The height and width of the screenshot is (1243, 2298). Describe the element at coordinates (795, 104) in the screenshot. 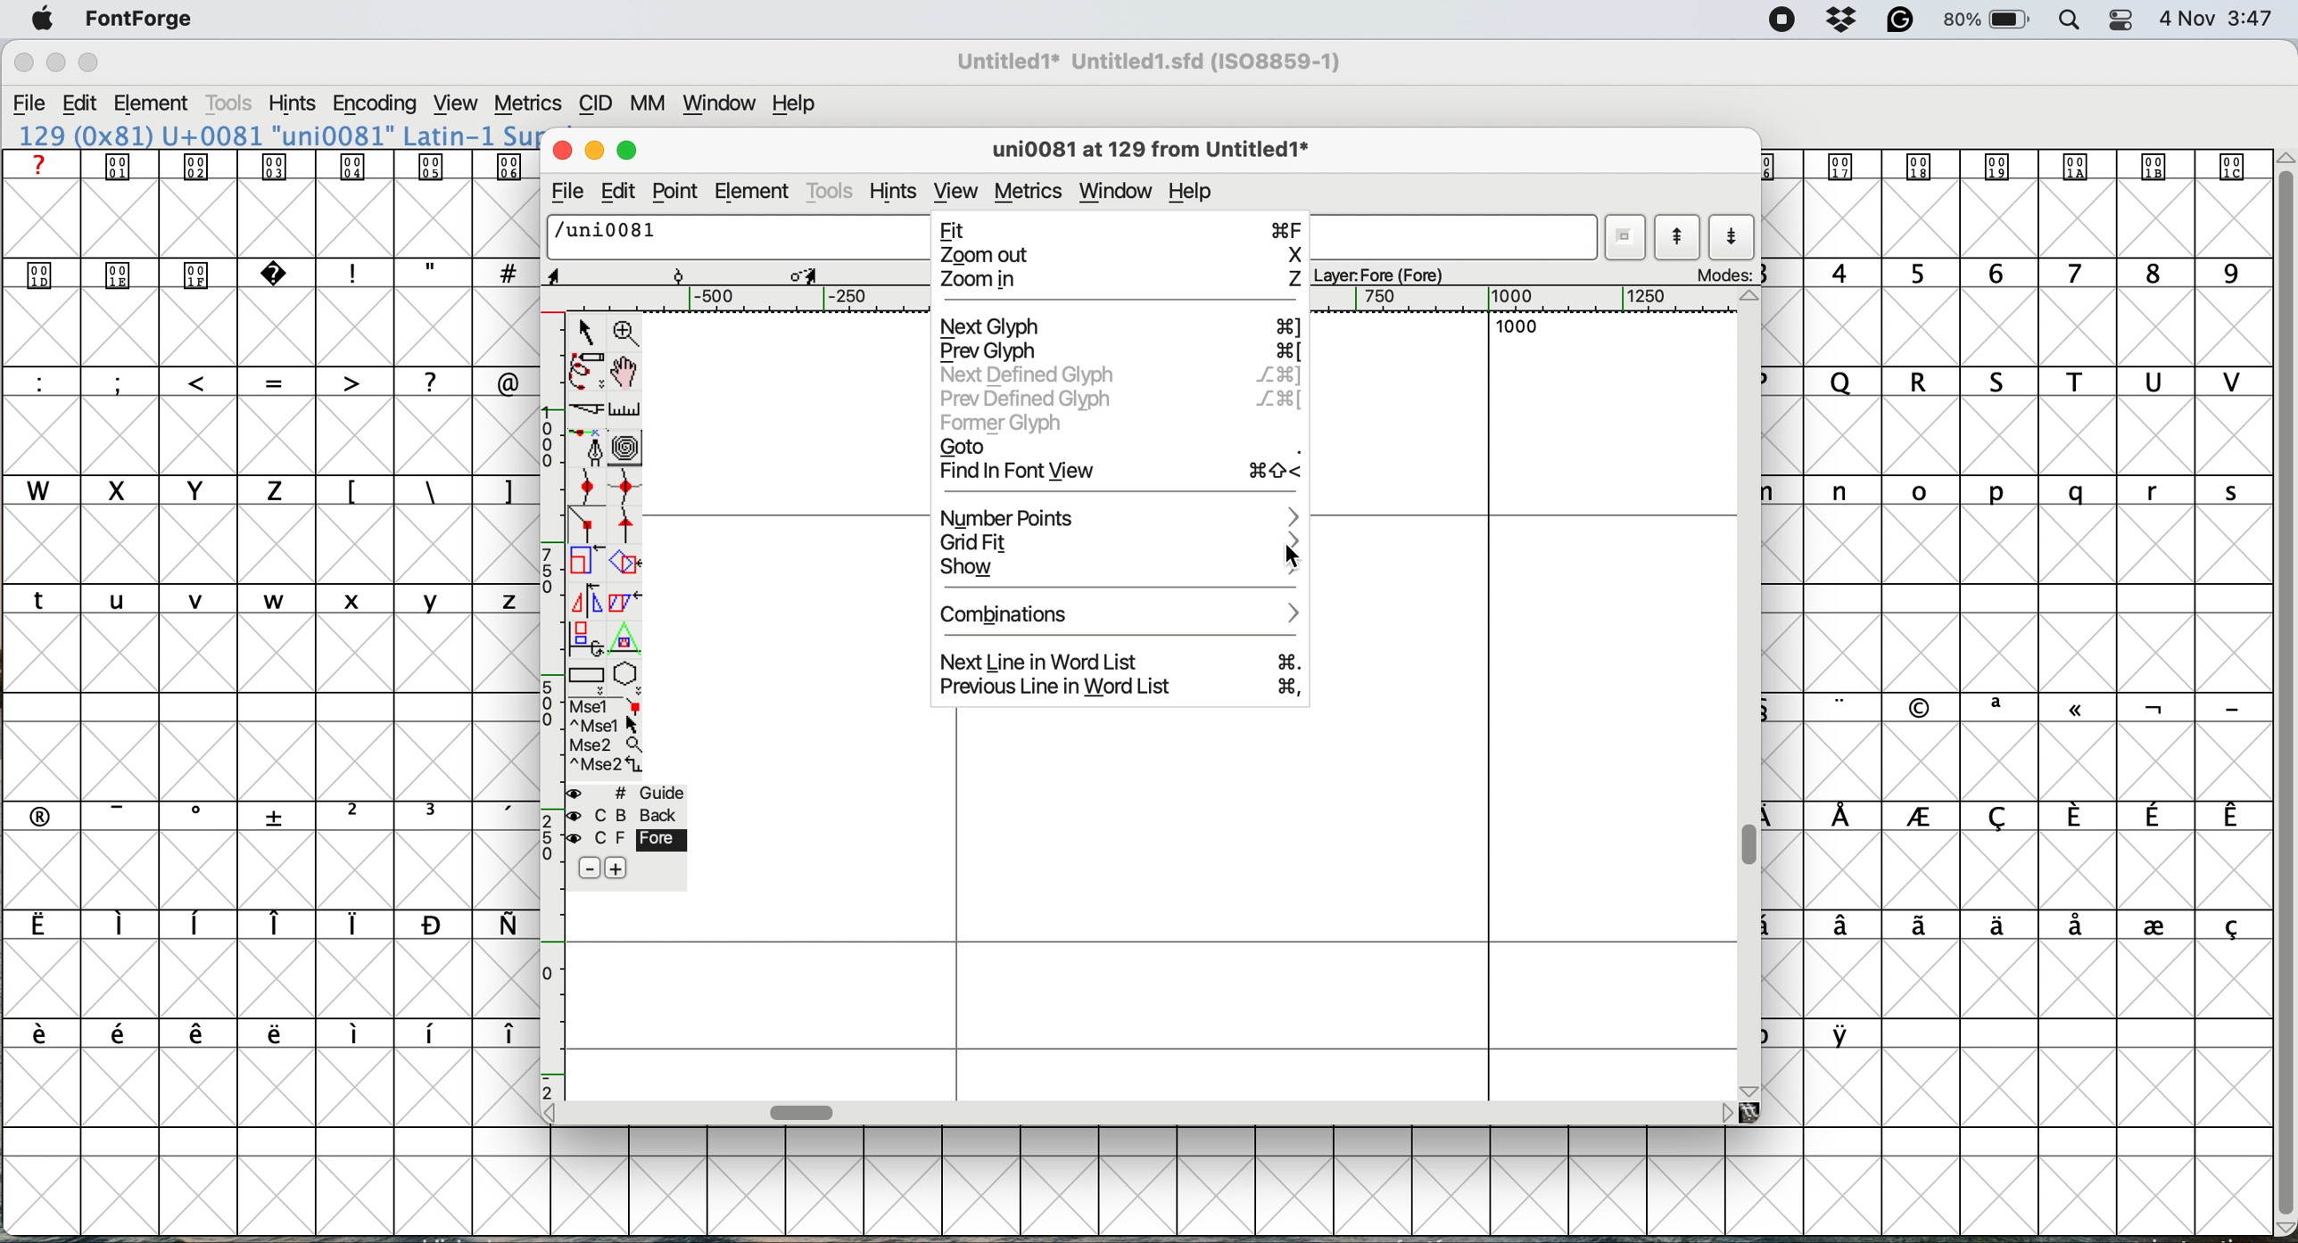

I see `Help` at that location.